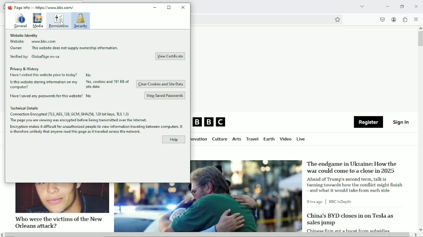 This screenshot has width=423, height=237. I want to click on View Saved Passwords, so click(165, 95).